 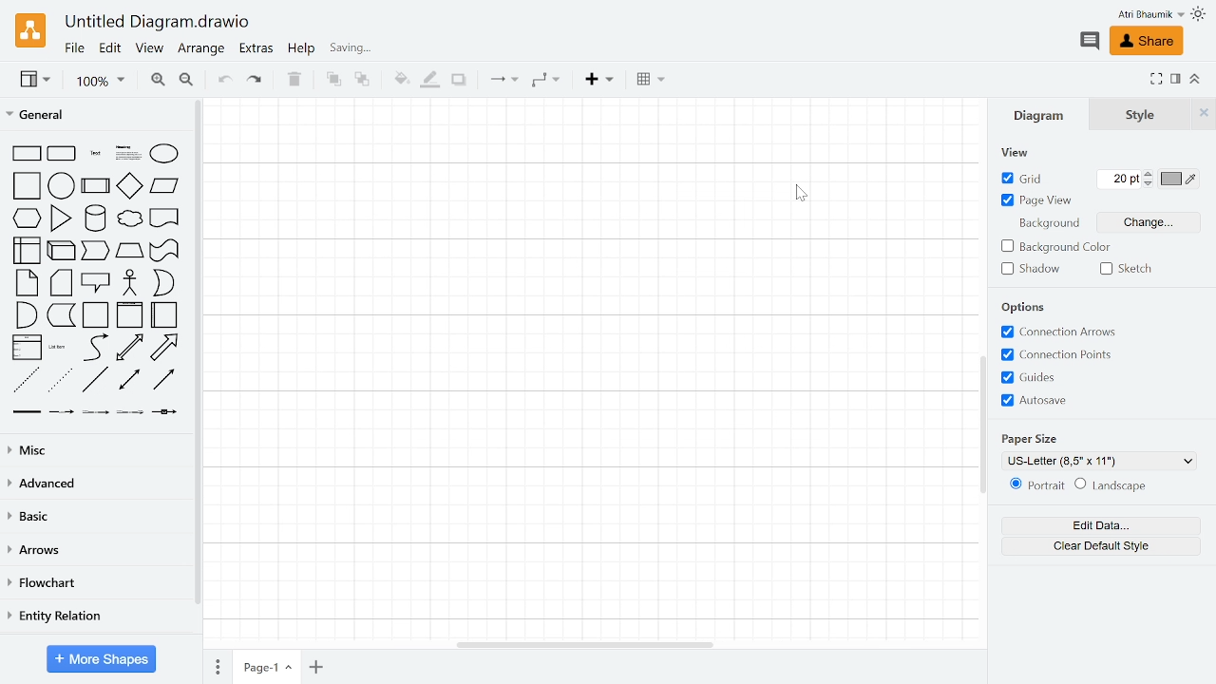 What do you see at coordinates (1176, 79) in the screenshot?
I see `Format` at bounding box center [1176, 79].